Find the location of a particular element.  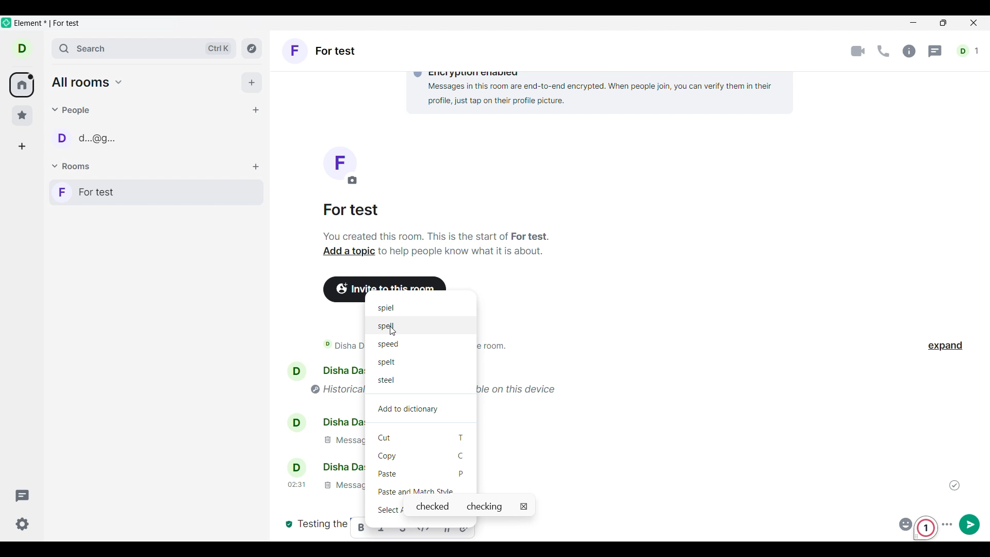

Threads is located at coordinates (23, 496).